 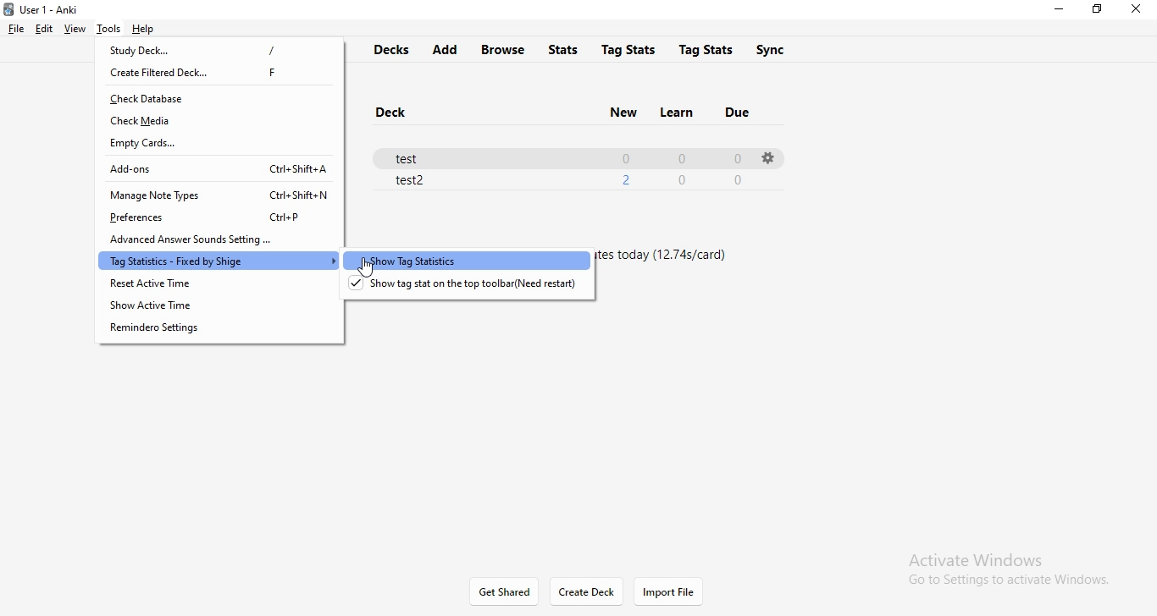 What do you see at coordinates (219, 169) in the screenshot?
I see `add ons` at bounding box center [219, 169].